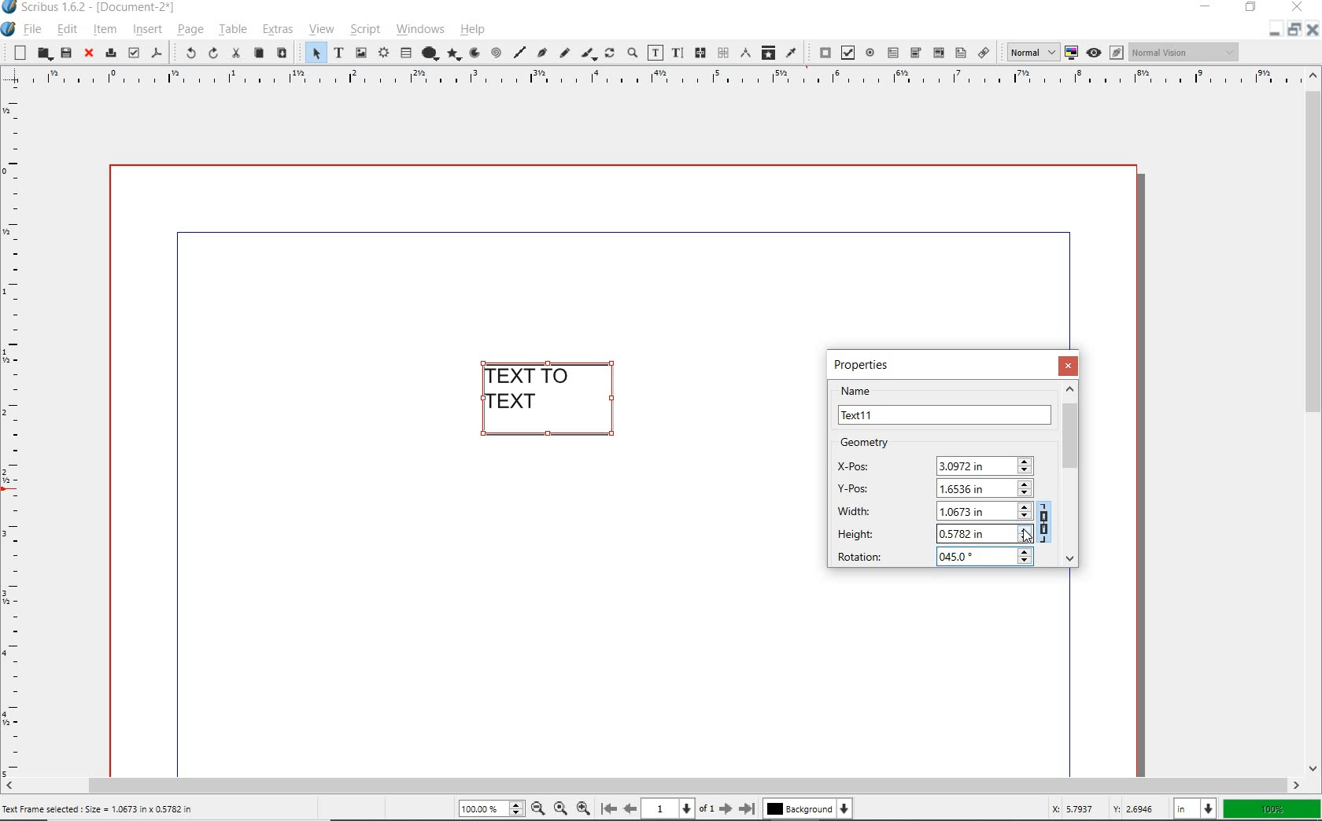 Image resolution: width=1322 pixels, height=821 pixels. What do you see at coordinates (17, 53) in the screenshot?
I see `new` at bounding box center [17, 53].